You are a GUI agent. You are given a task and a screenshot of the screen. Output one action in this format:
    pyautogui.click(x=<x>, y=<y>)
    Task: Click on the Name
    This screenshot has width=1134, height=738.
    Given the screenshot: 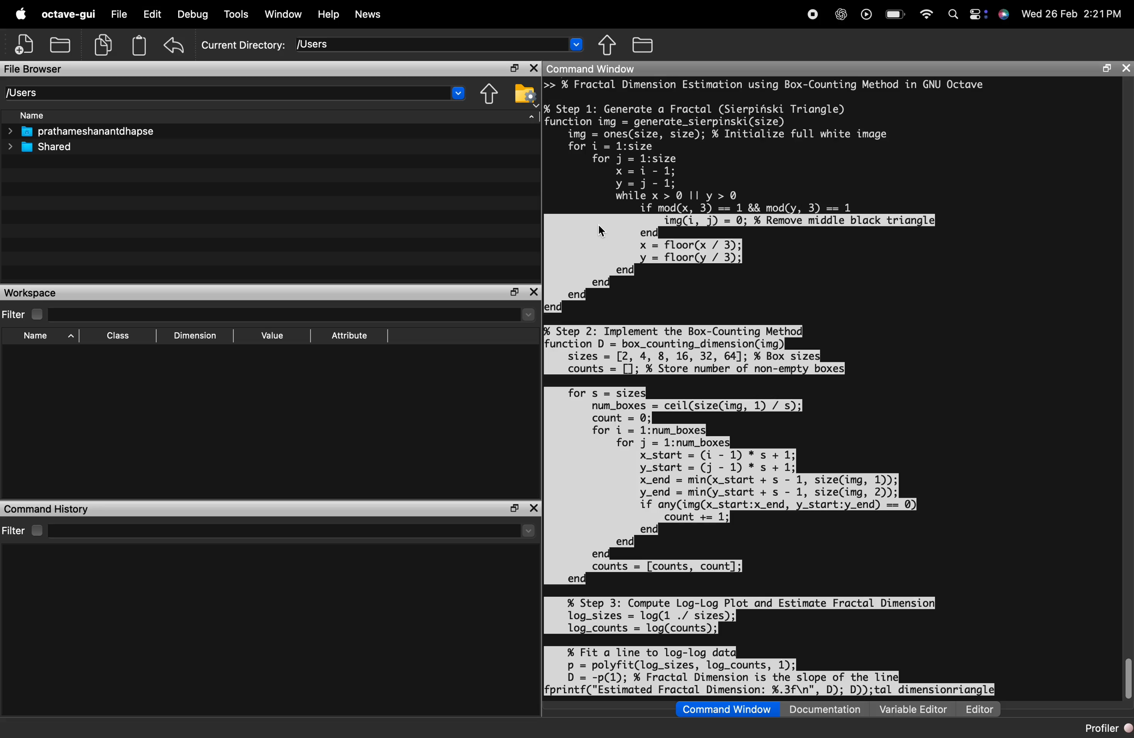 What is the action you would take?
    pyautogui.click(x=36, y=337)
    